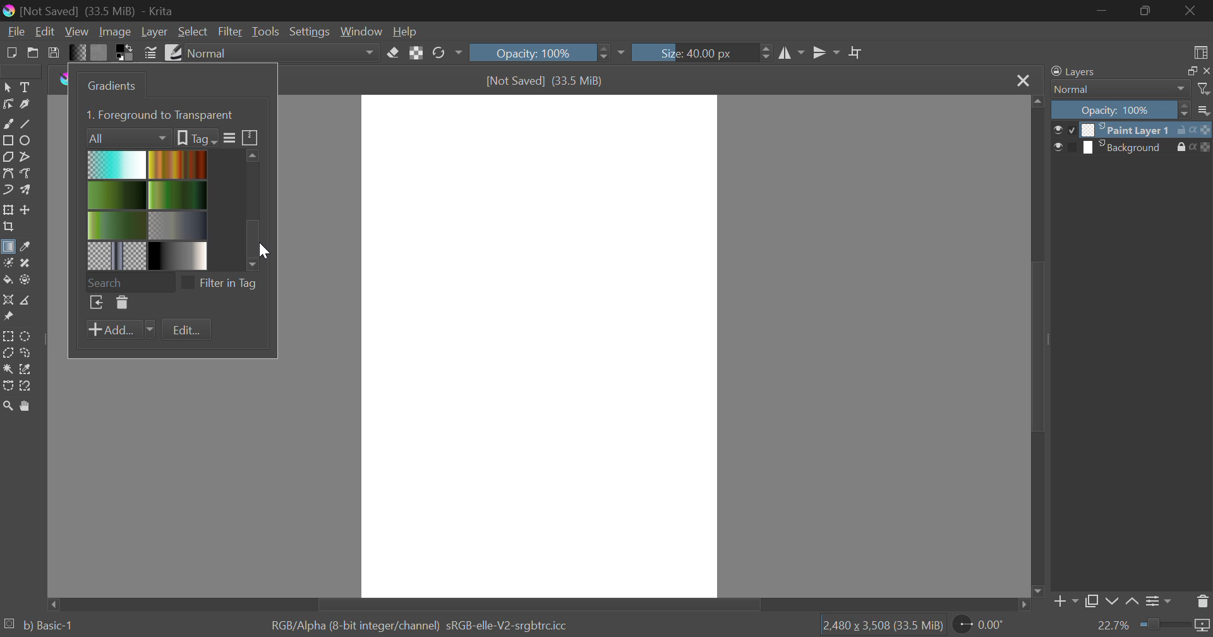  Describe the element at coordinates (77, 32) in the screenshot. I see `View` at that location.